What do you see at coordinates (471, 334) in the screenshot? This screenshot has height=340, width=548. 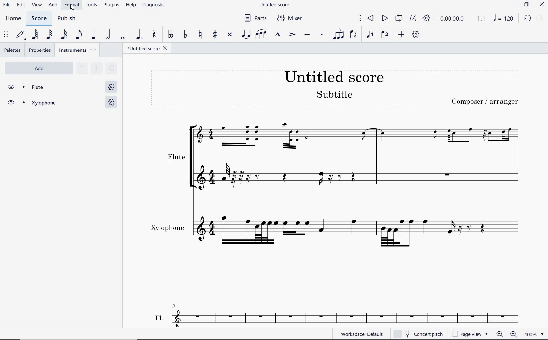 I see `PAGE VIEW` at bounding box center [471, 334].